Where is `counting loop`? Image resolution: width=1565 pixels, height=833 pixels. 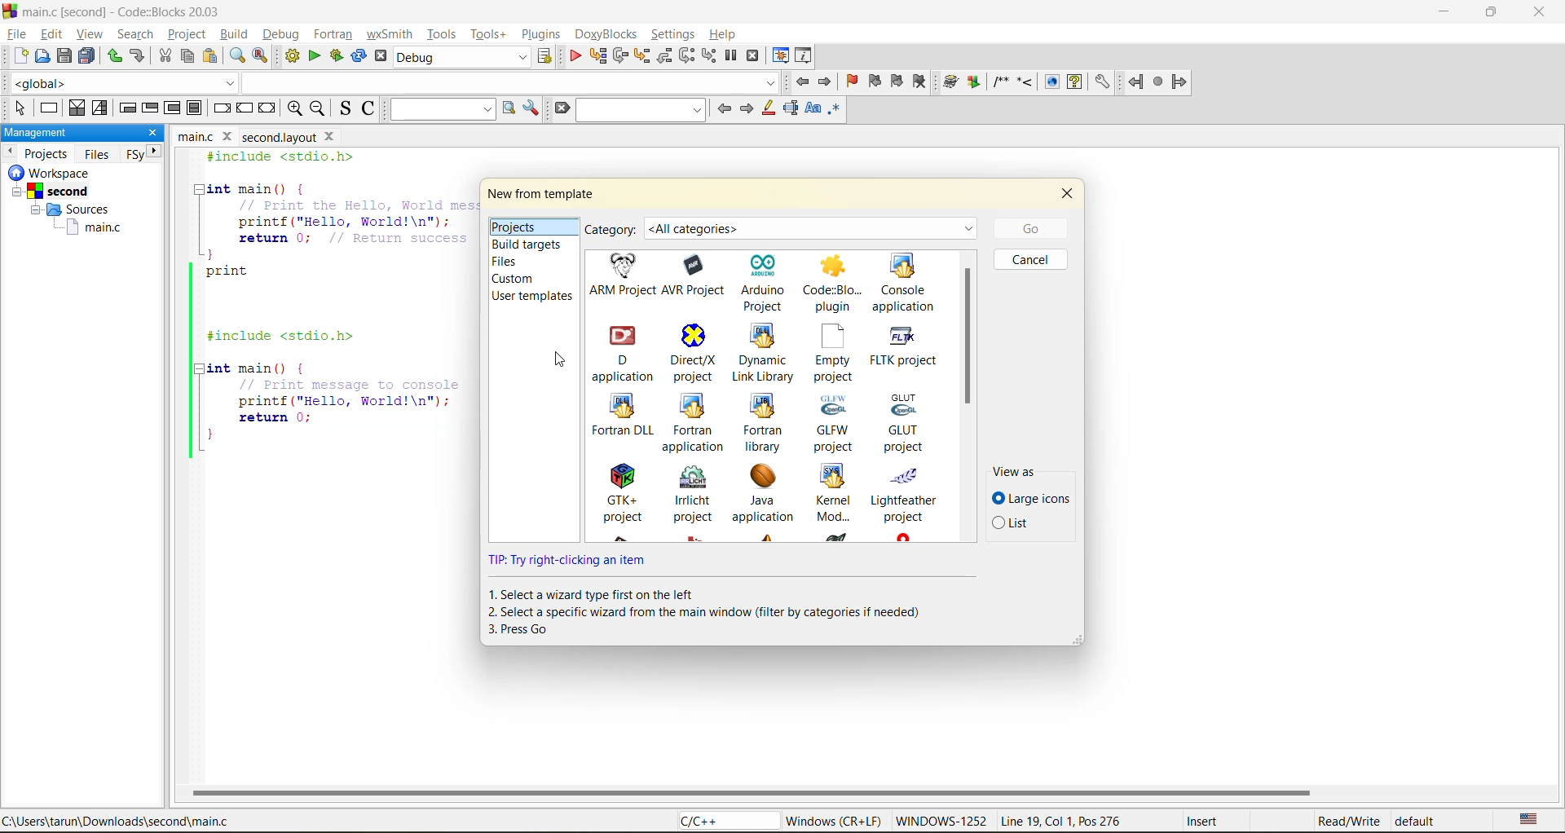
counting loop is located at coordinates (172, 109).